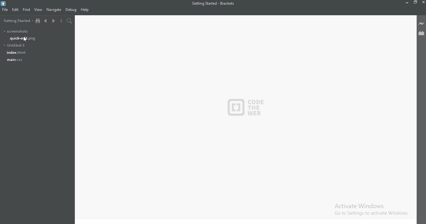  What do you see at coordinates (38, 21) in the screenshot?
I see `show in file tree` at bounding box center [38, 21].